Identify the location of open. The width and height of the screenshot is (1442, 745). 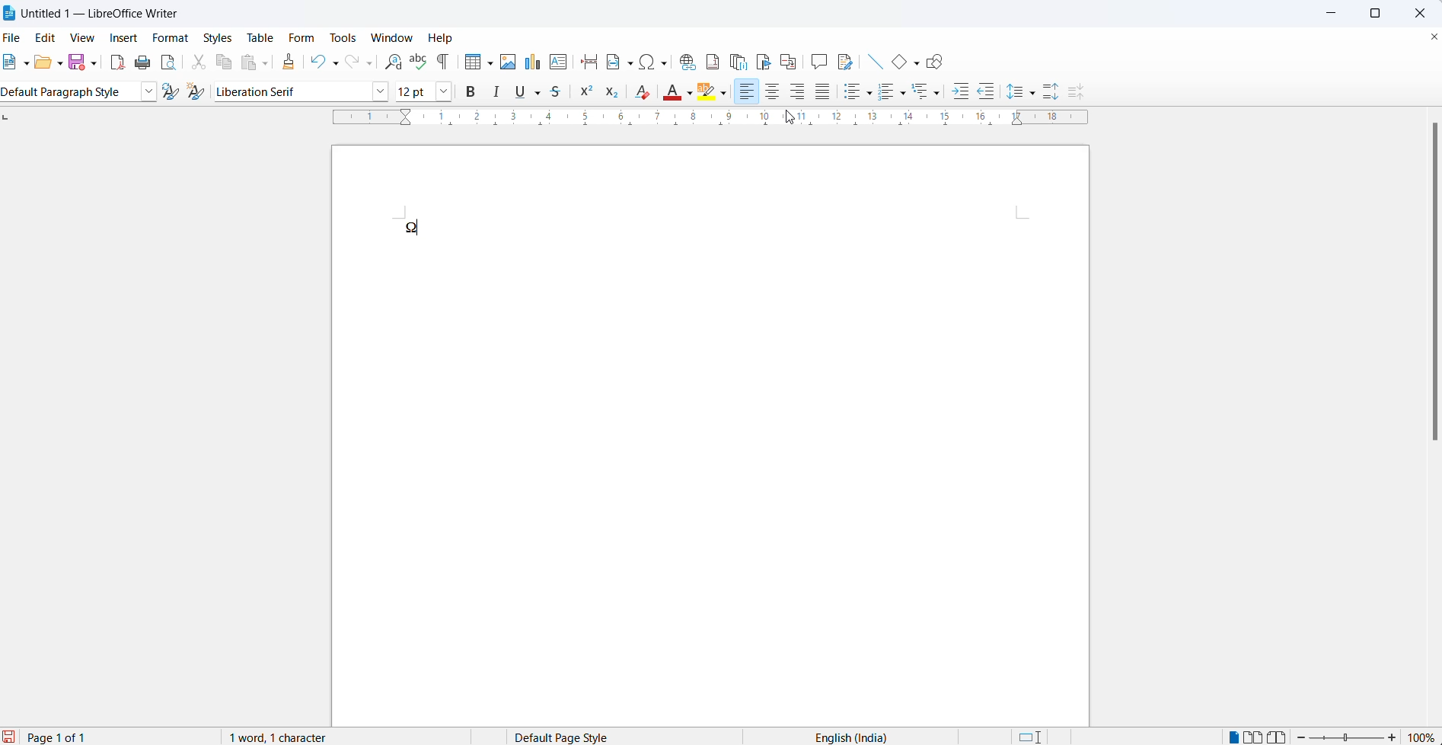
(43, 62).